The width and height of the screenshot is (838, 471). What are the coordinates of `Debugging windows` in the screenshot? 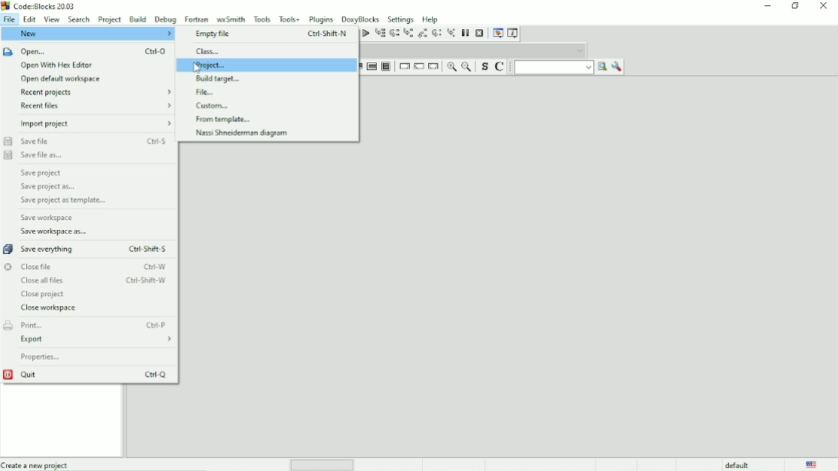 It's located at (497, 33).